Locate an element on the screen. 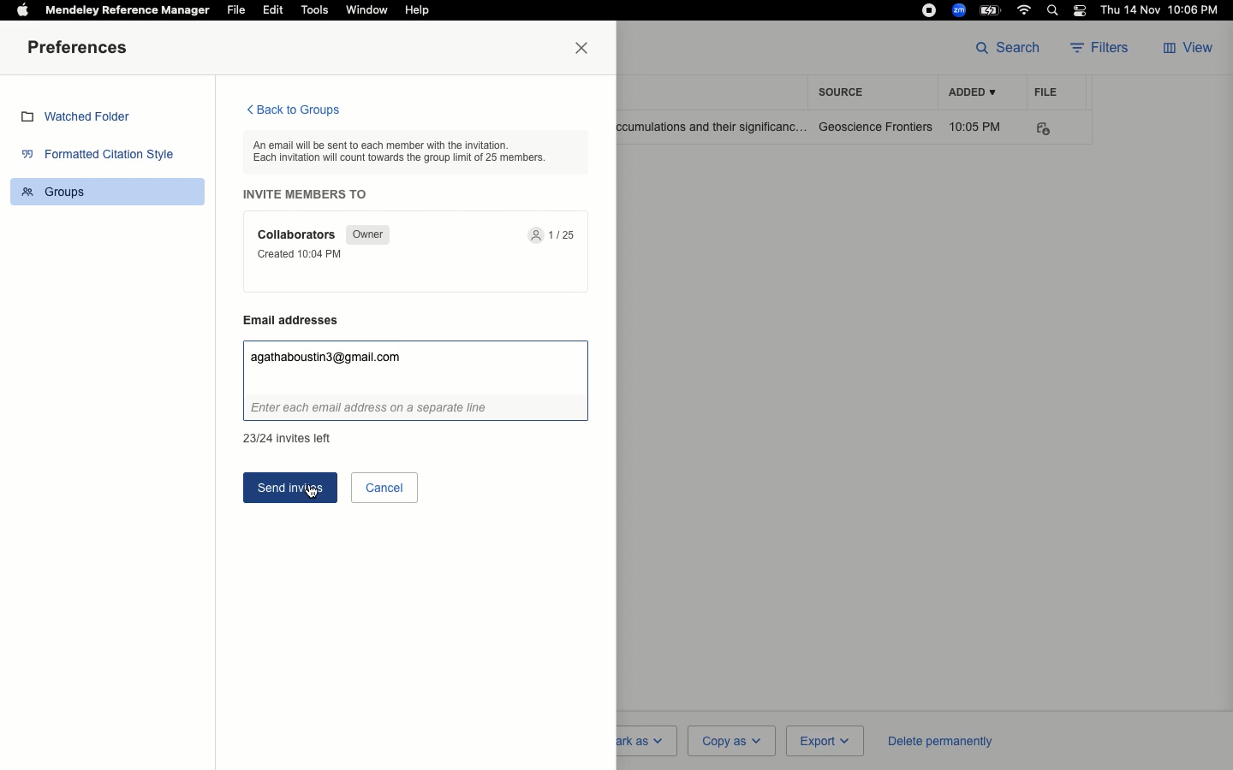 The height and width of the screenshot is (770, 1233). Date/time is located at coordinates (1164, 10).